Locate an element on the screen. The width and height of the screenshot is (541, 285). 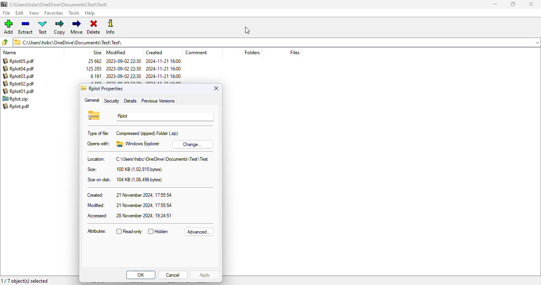
edit is located at coordinates (20, 13).